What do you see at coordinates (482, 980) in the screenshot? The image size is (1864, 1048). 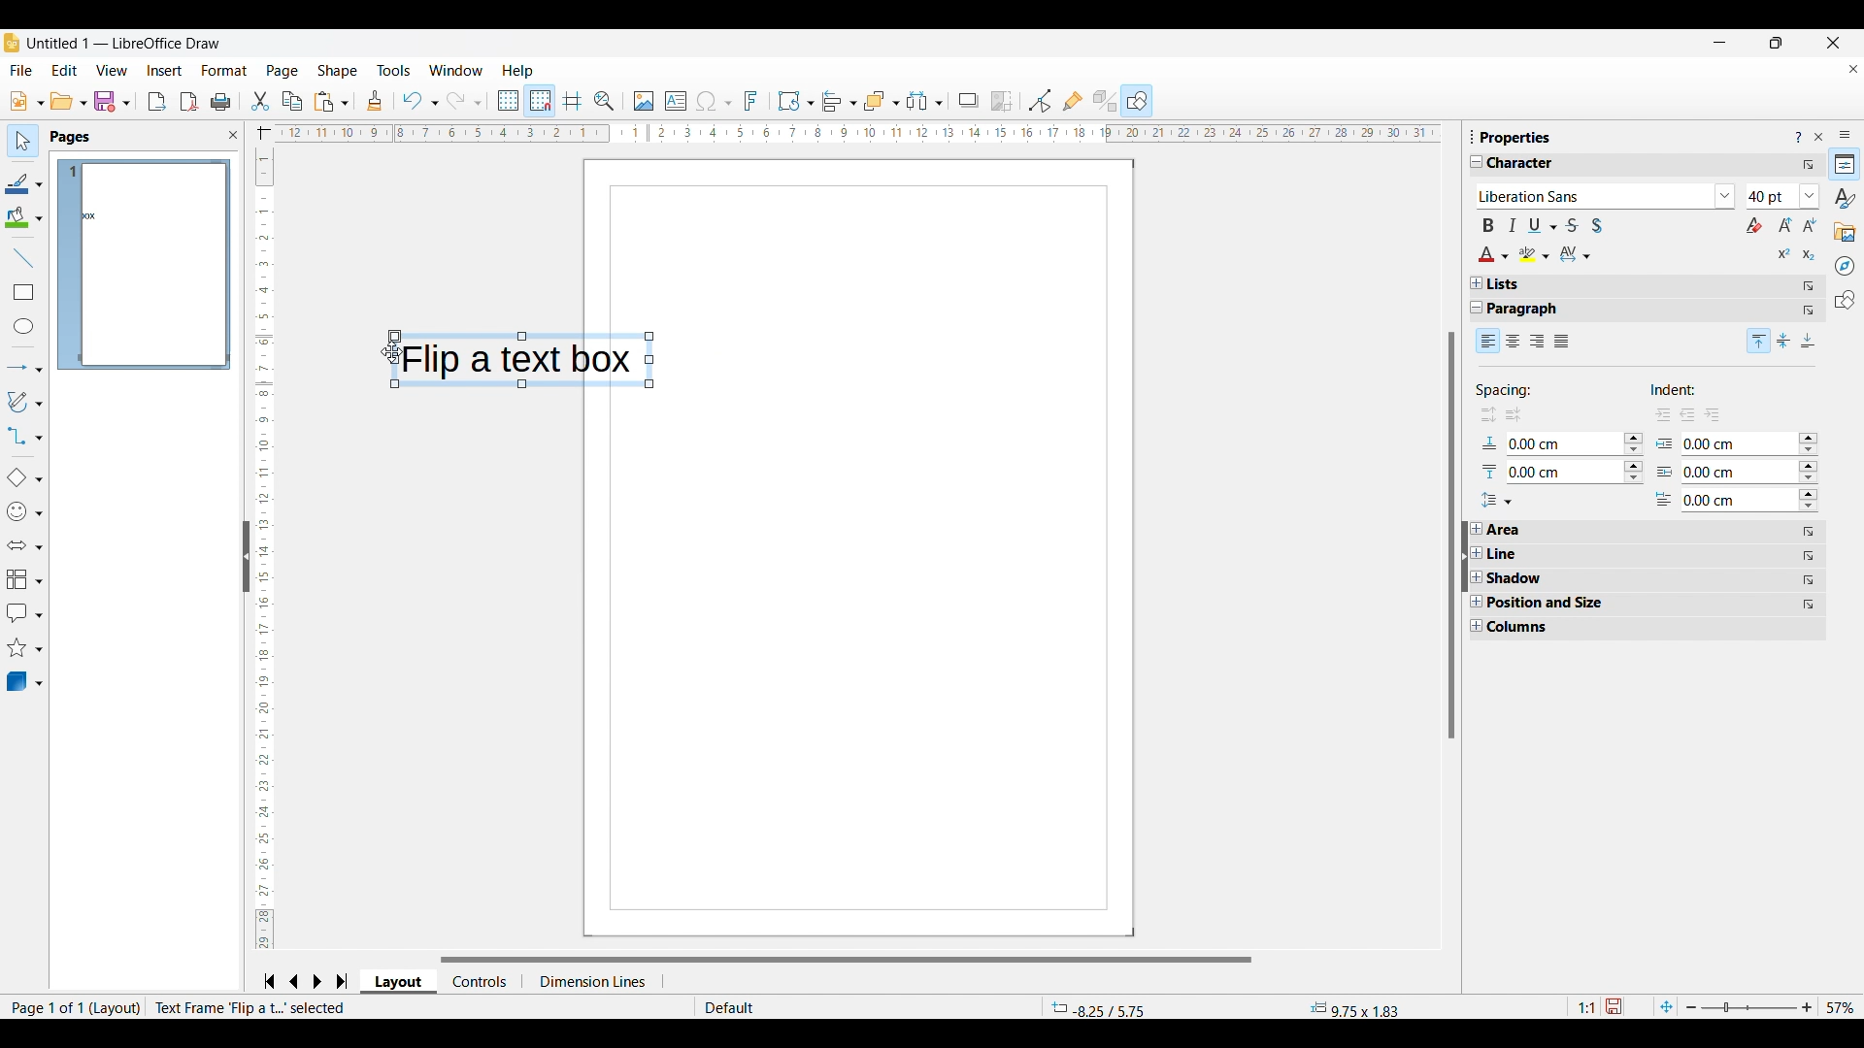 I see `control` at bounding box center [482, 980].